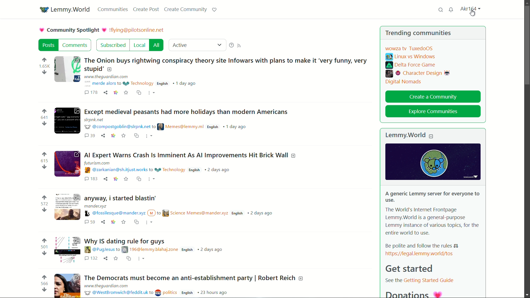  I want to click on comments, so click(91, 92).